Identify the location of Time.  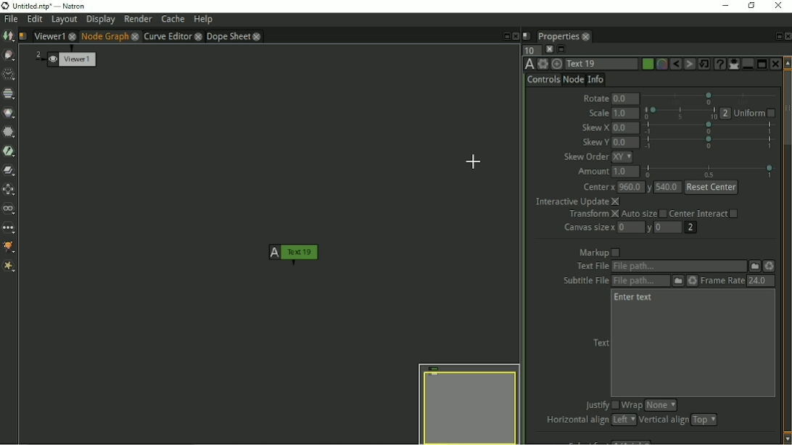
(9, 75).